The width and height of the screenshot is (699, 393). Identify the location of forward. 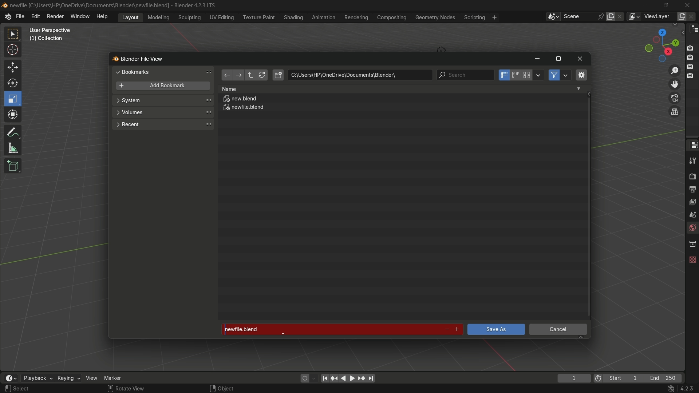
(238, 76).